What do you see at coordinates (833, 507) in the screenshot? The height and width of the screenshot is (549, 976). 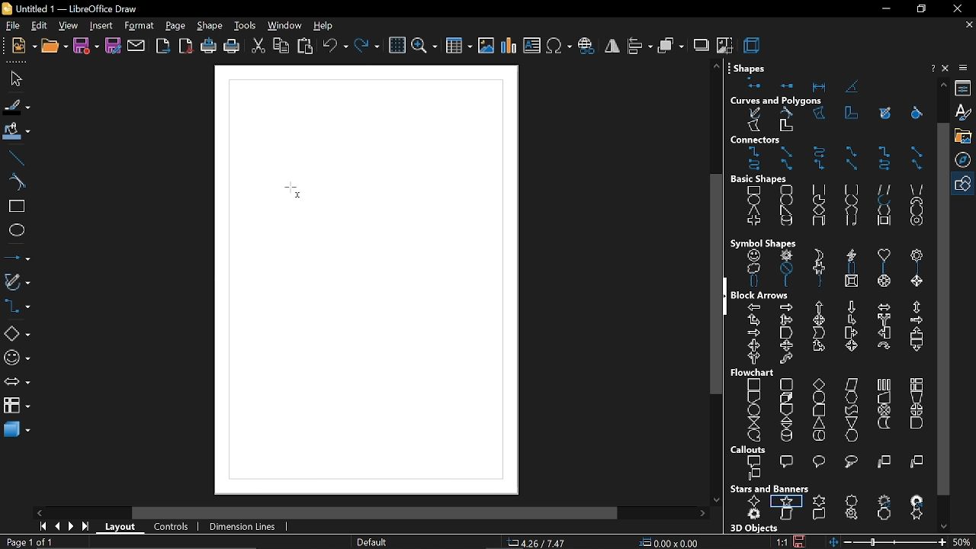 I see `stars and banners` at bounding box center [833, 507].